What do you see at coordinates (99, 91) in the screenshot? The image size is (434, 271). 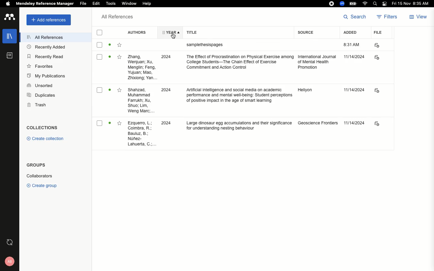 I see `select document` at bounding box center [99, 91].